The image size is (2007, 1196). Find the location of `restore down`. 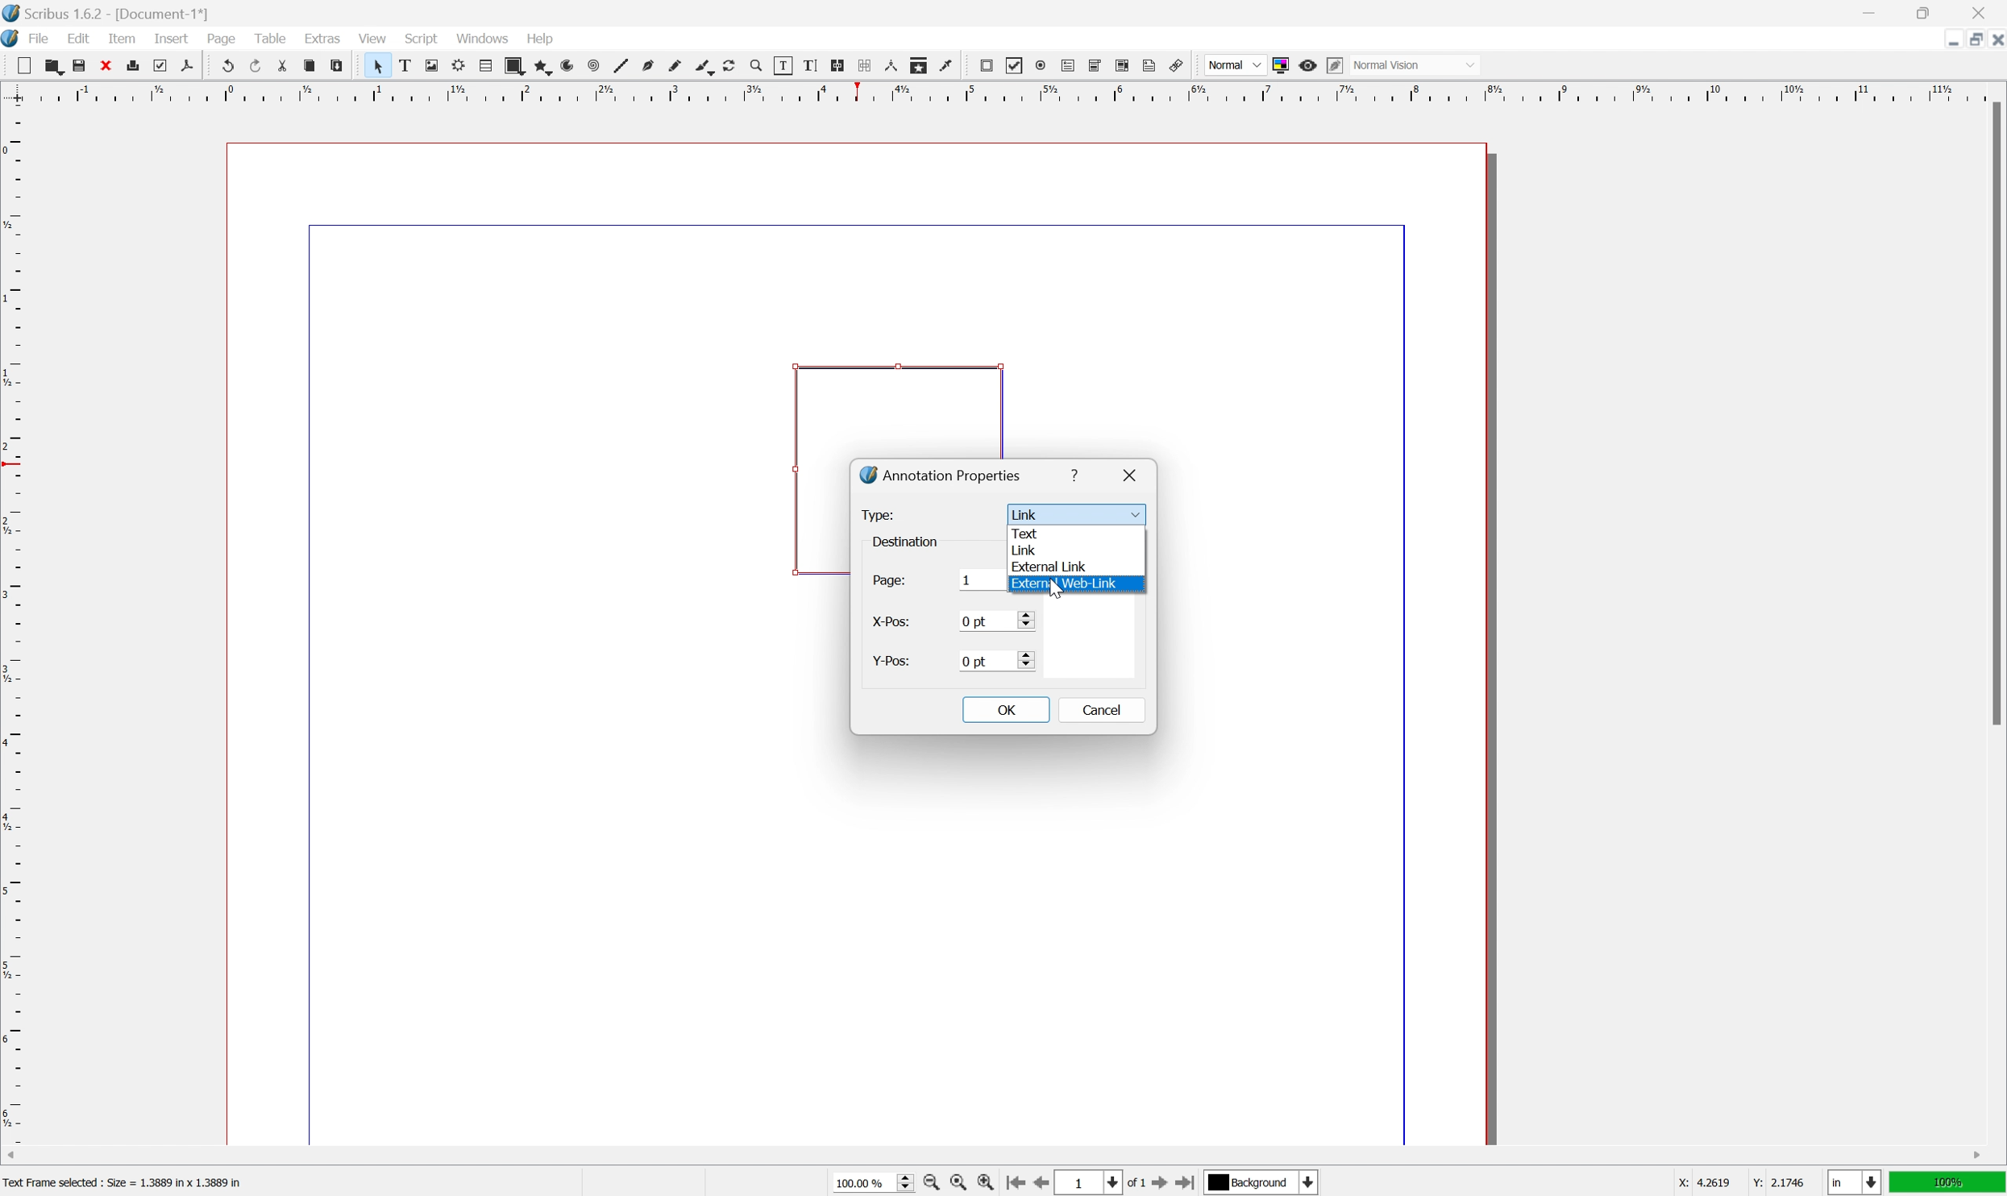

restore down is located at coordinates (1926, 11).